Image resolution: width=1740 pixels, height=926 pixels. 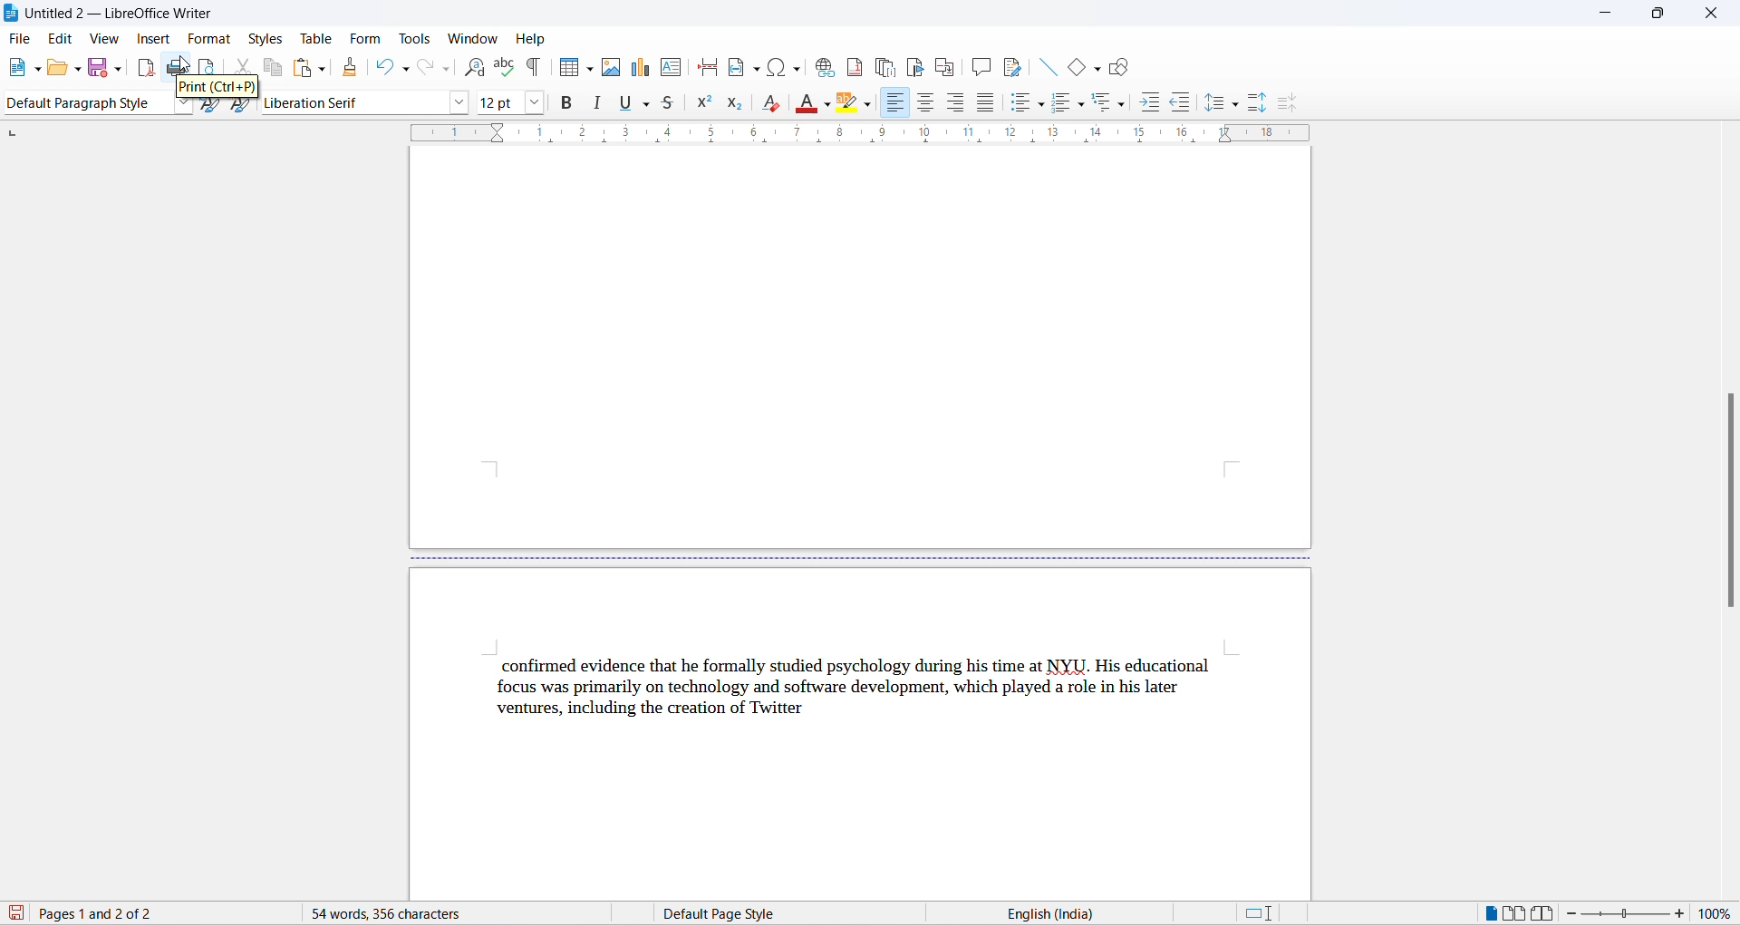 What do you see at coordinates (1127, 108) in the screenshot?
I see `select outline options` at bounding box center [1127, 108].